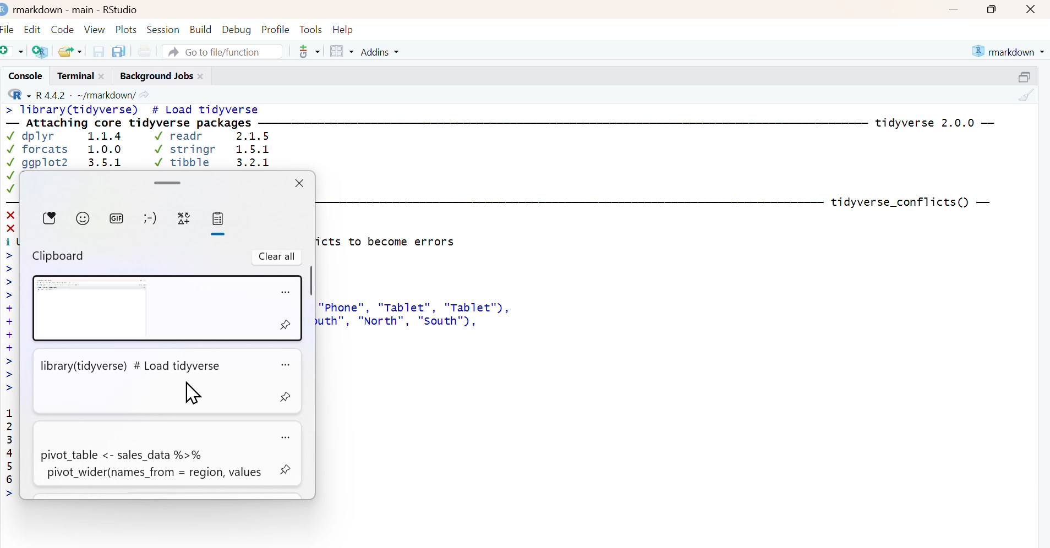 This screenshot has height=548, width=1050. Describe the element at coordinates (347, 29) in the screenshot. I see `Help` at that location.